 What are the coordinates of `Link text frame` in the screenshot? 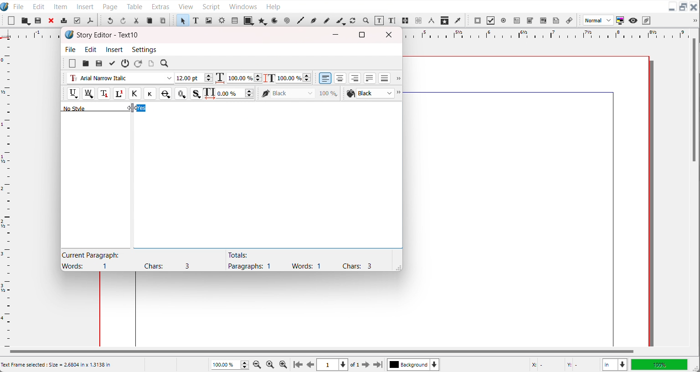 It's located at (406, 21).